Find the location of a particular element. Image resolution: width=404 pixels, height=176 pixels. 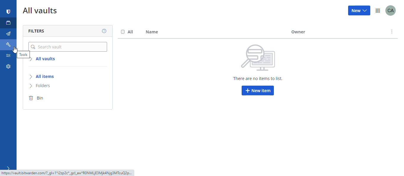

profile picture is located at coordinates (393, 10).